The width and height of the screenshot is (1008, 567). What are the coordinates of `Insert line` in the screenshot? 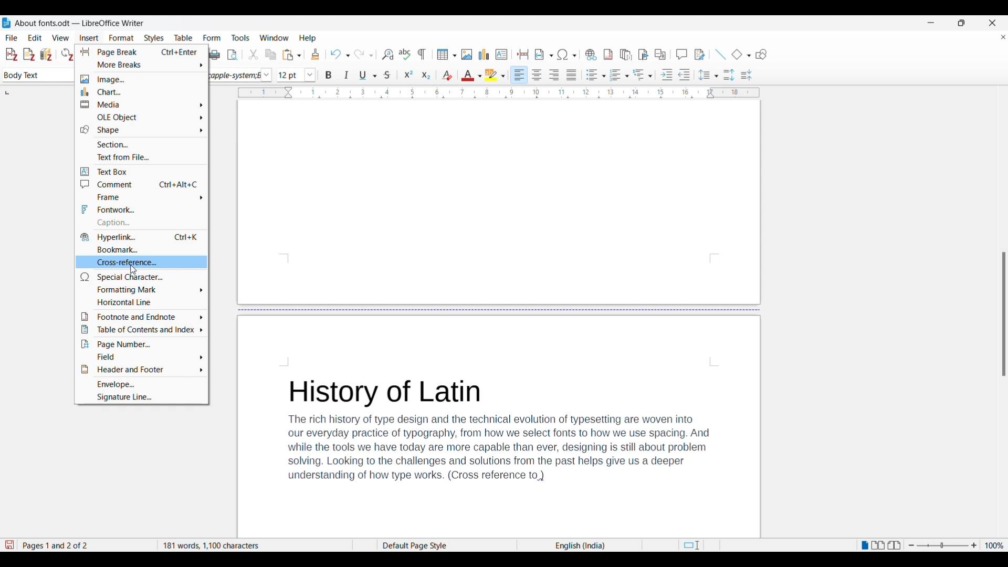 It's located at (720, 55).